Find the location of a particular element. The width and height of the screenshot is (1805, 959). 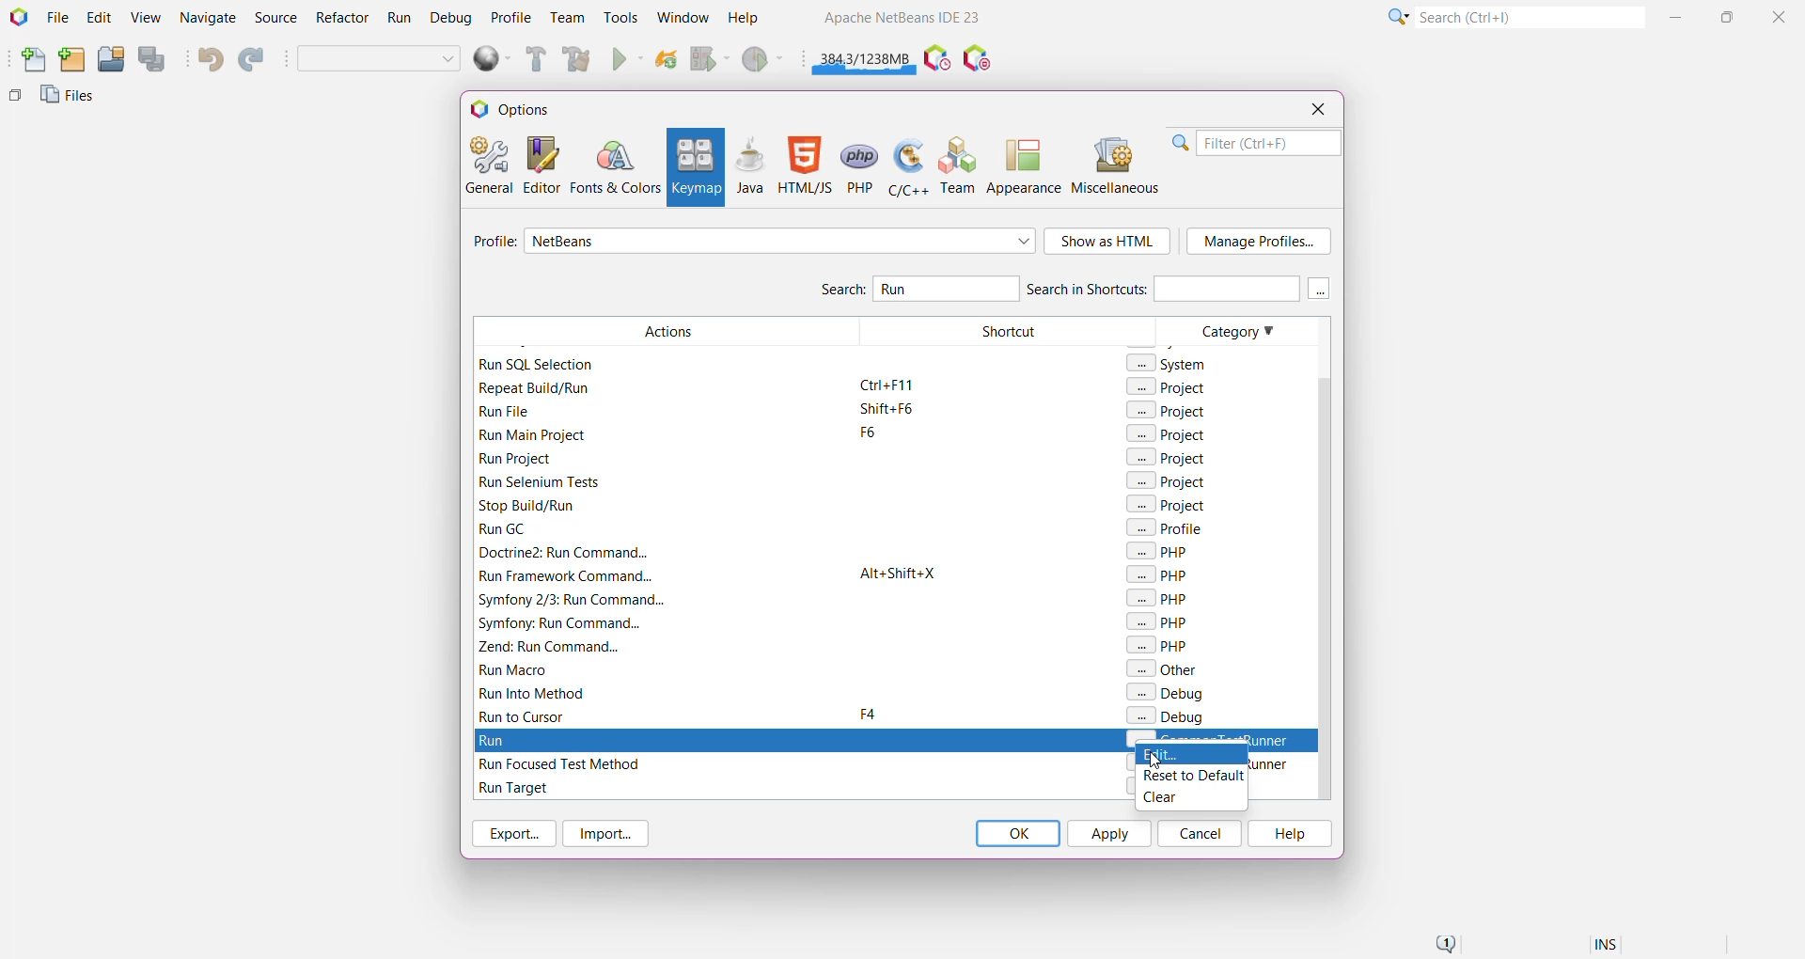

Reset to Default is located at coordinates (1193, 778).